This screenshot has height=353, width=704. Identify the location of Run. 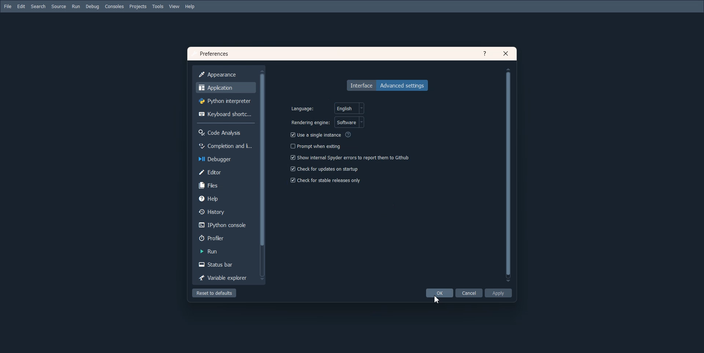
(76, 7).